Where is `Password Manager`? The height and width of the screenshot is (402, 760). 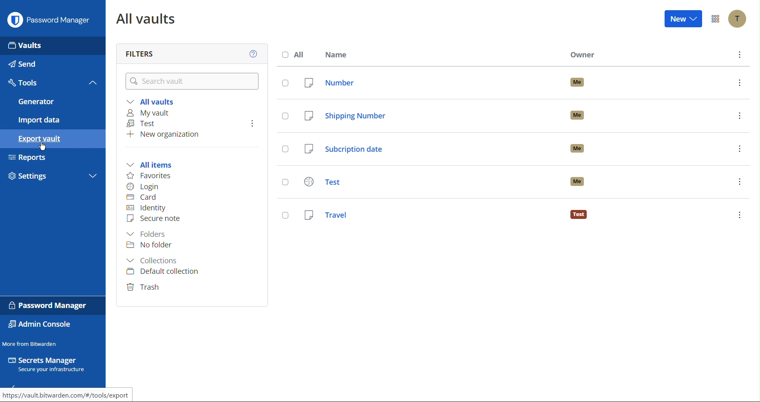 Password Manager is located at coordinates (50, 21).